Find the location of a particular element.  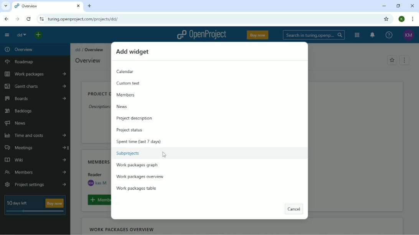

Roadmap is located at coordinates (21, 61).